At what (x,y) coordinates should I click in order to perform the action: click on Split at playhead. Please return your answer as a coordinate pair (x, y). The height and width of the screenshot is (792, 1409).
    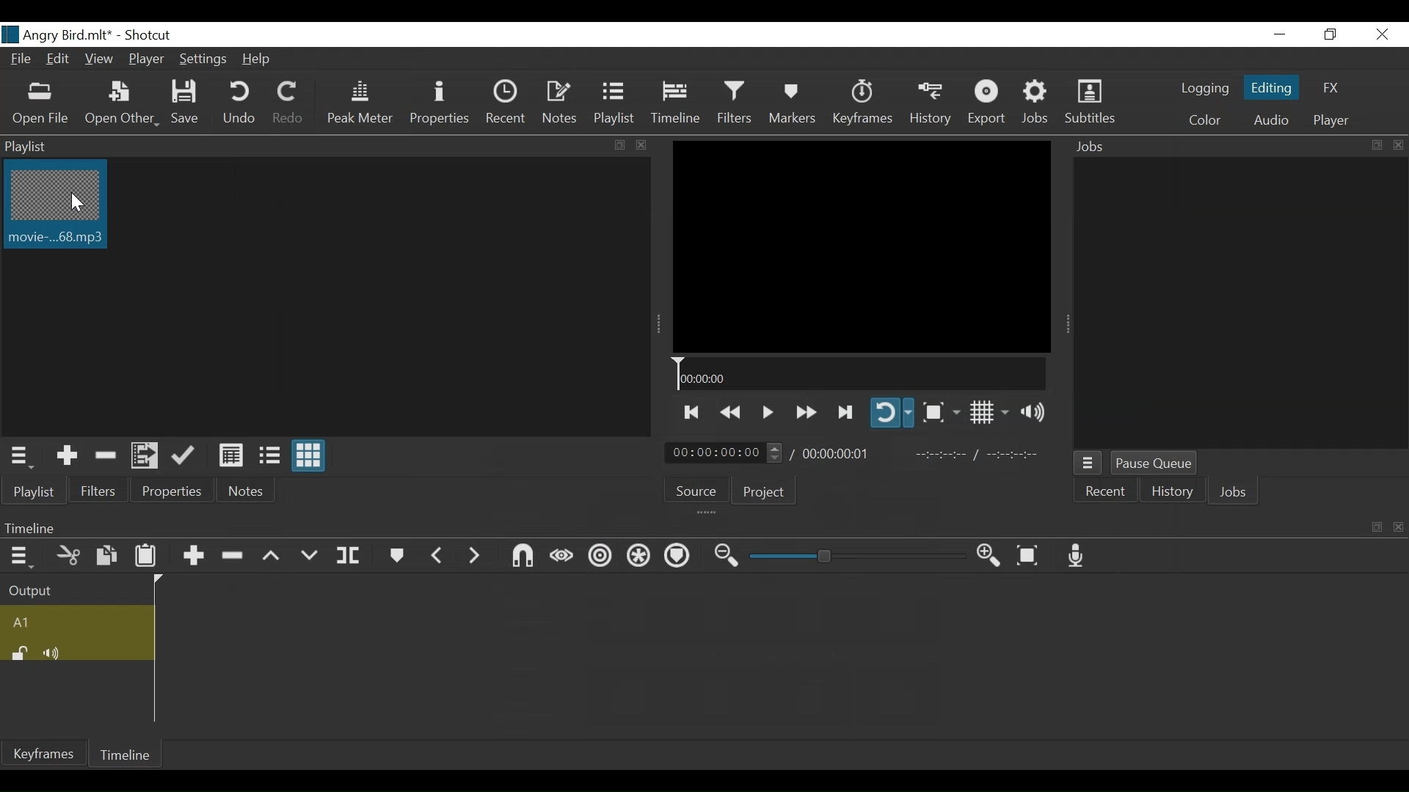
    Looking at the image, I should click on (349, 554).